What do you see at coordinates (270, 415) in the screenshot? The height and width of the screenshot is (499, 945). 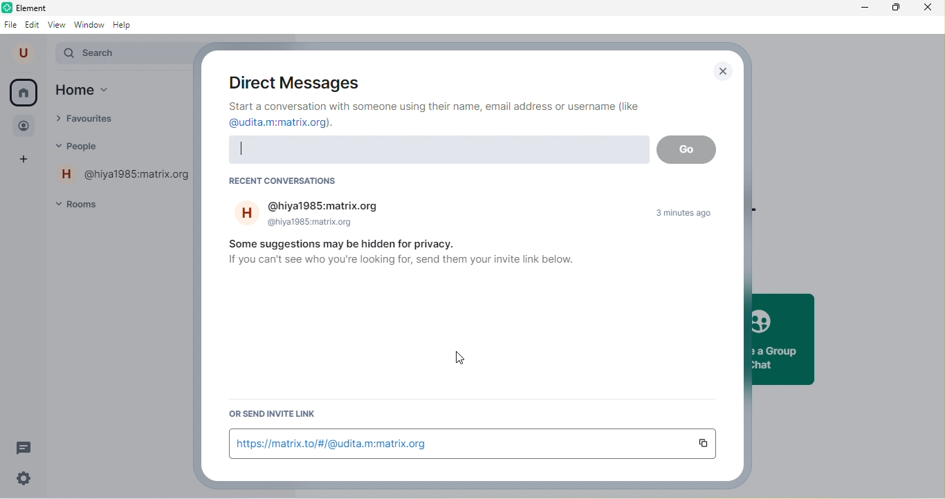 I see `or send invite link` at bounding box center [270, 415].